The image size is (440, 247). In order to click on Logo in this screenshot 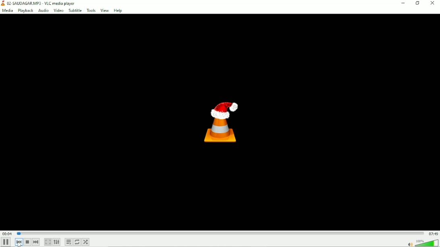, I will do `click(220, 121)`.